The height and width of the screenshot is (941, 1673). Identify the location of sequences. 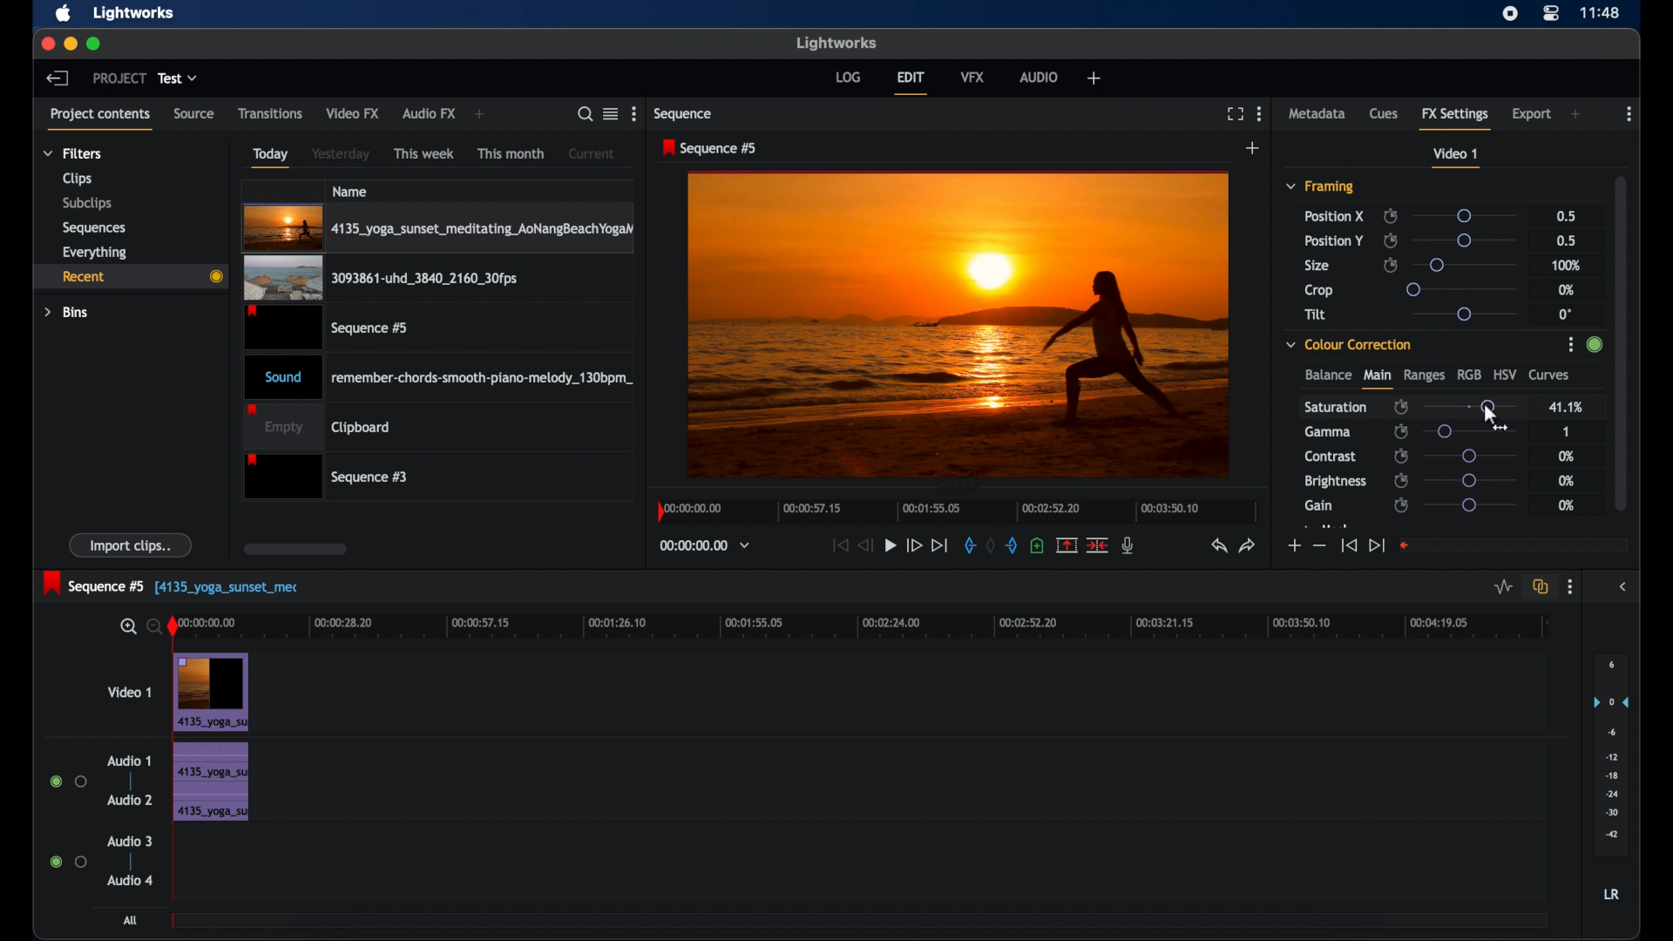
(94, 227).